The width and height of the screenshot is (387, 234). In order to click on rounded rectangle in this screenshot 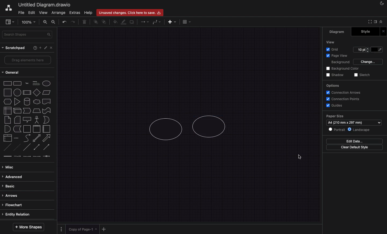, I will do `click(17, 84)`.